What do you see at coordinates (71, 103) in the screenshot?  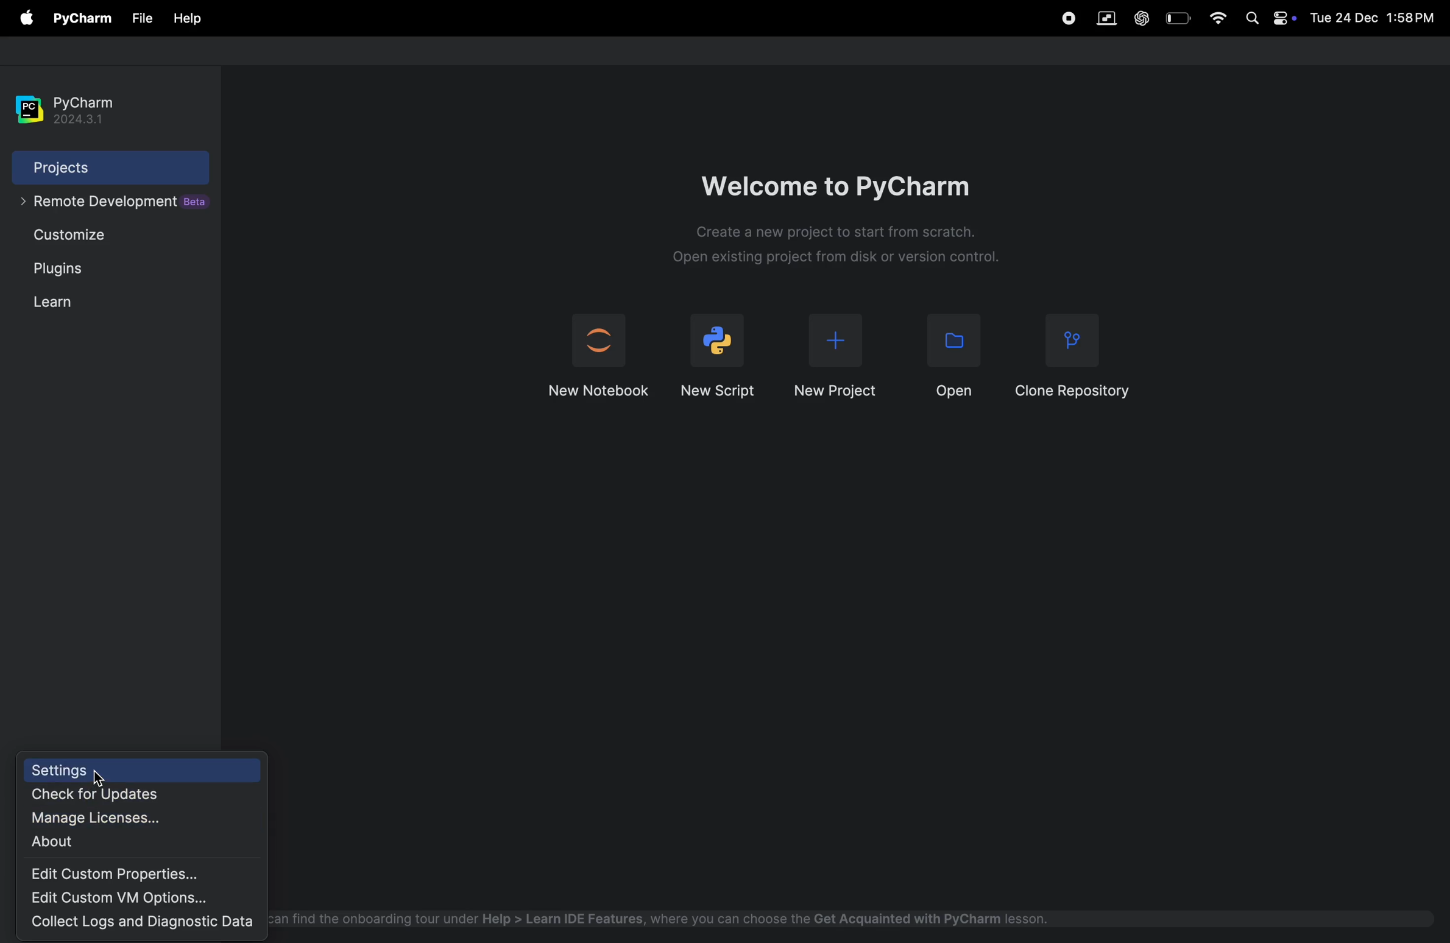 I see `pycharm 2024.3.1` at bounding box center [71, 103].